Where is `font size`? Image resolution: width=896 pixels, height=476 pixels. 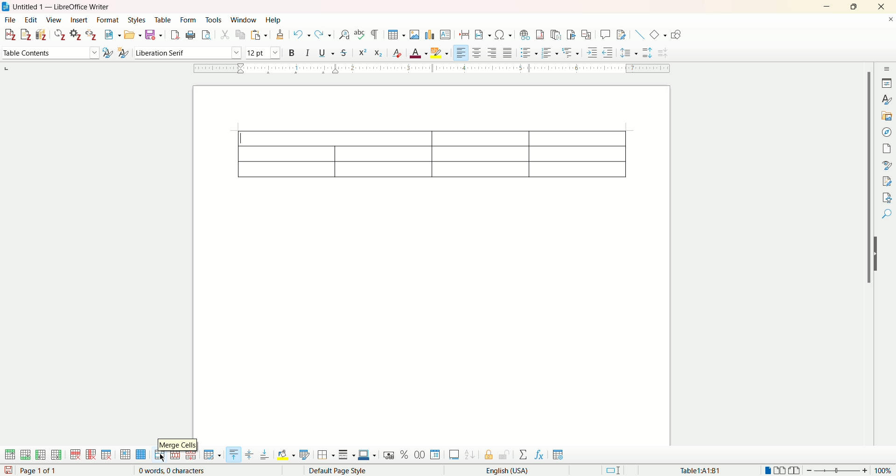
font size is located at coordinates (262, 54).